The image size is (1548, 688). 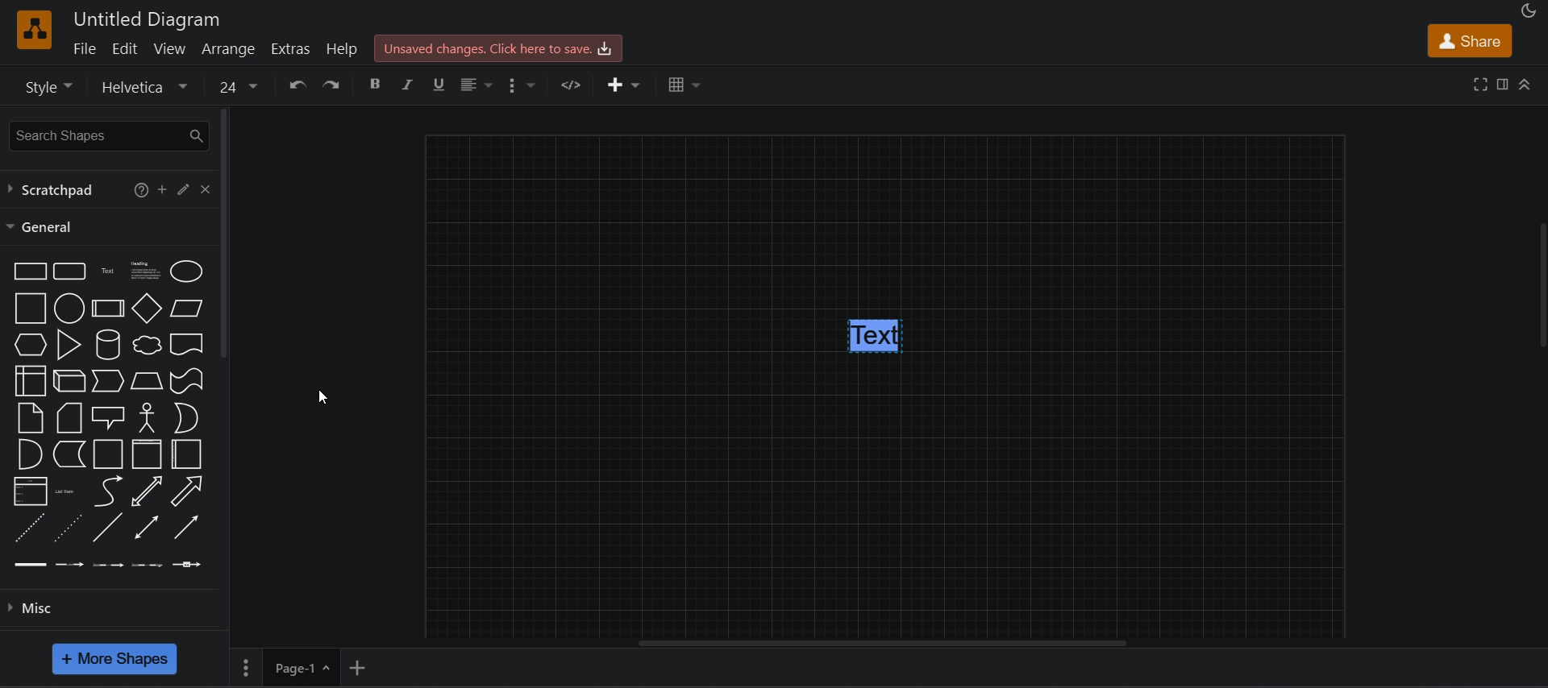 I want to click on misc, so click(x=30, y=608).